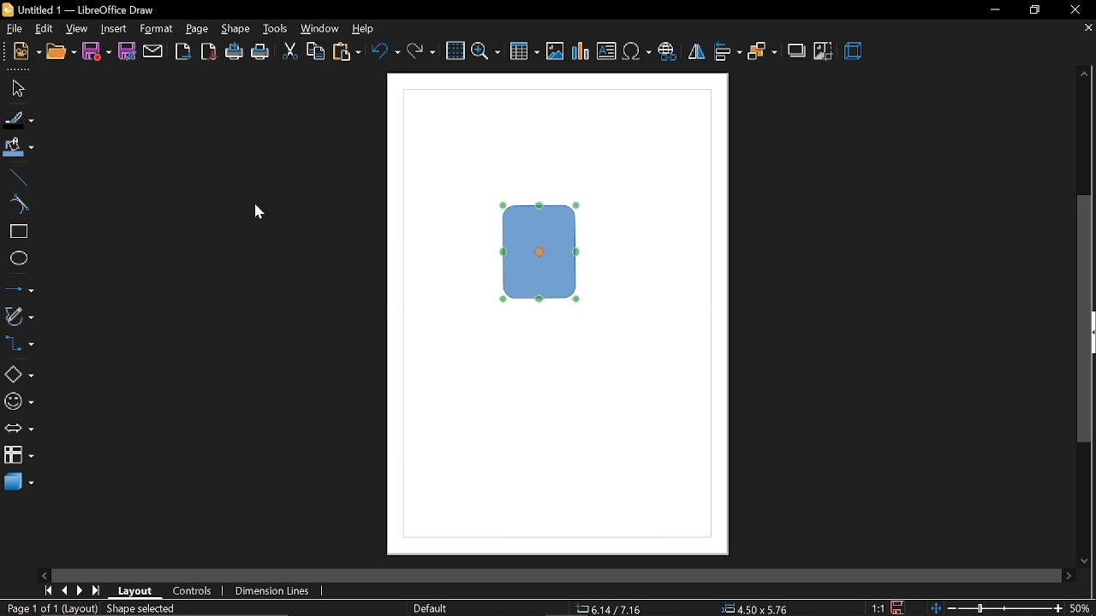  Describe the element at coordinates (346, 53) in the screenshot. I see `paste` at that location.